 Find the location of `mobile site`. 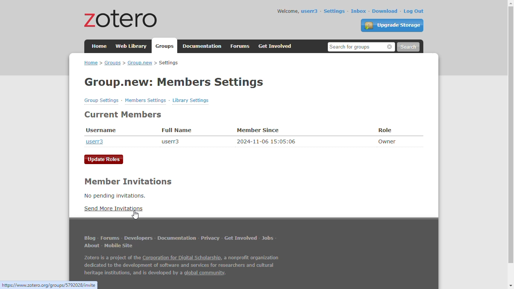

mobile site is located at coordinates (118, 246).